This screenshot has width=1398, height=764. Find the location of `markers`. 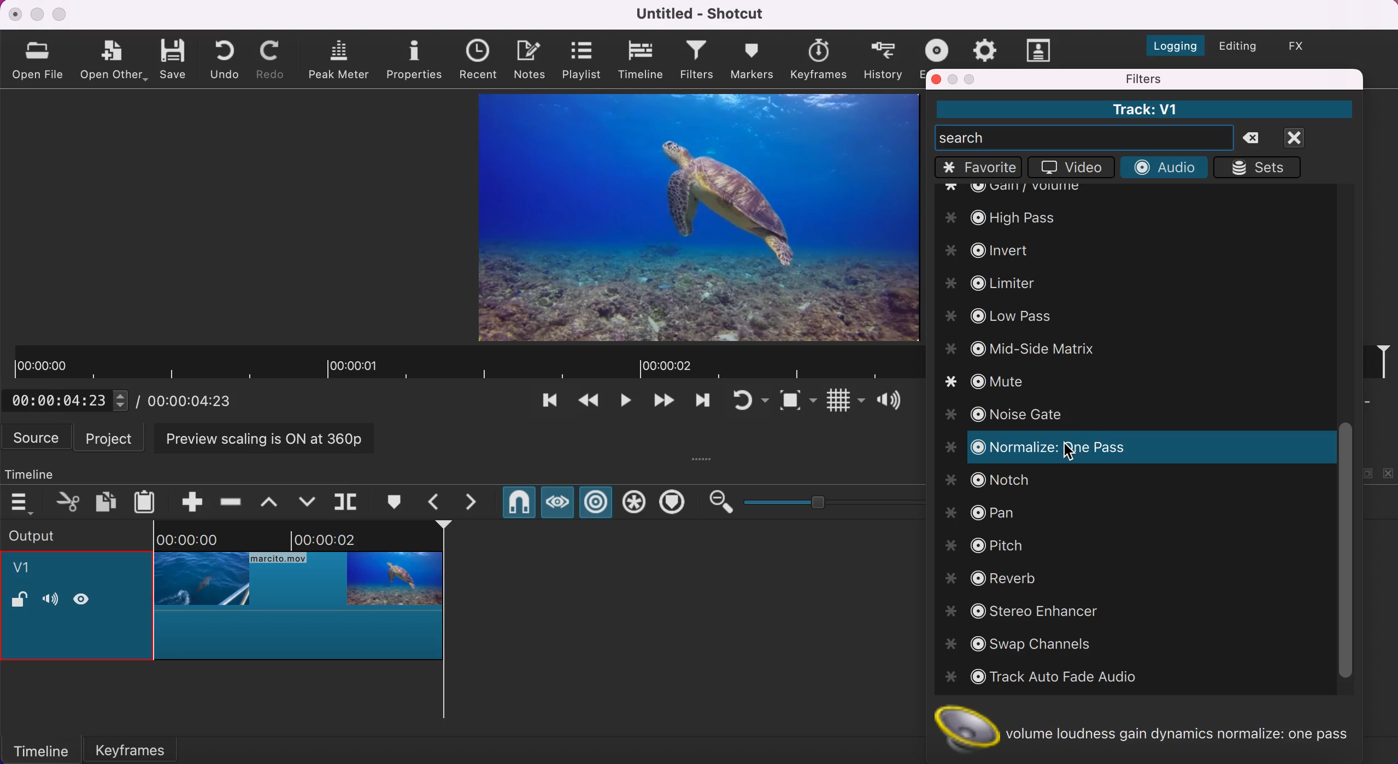

markers is located at coordinates (751, 60).